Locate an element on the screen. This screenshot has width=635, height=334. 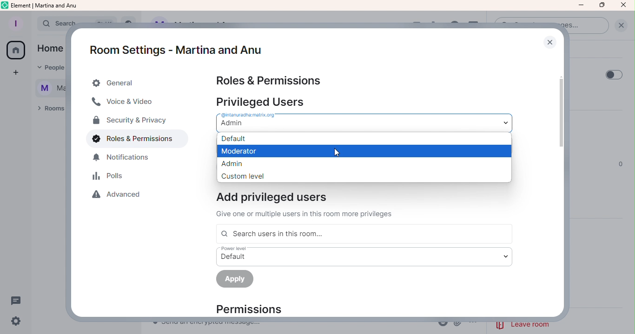
Power level is located at coordinates (363, 256).